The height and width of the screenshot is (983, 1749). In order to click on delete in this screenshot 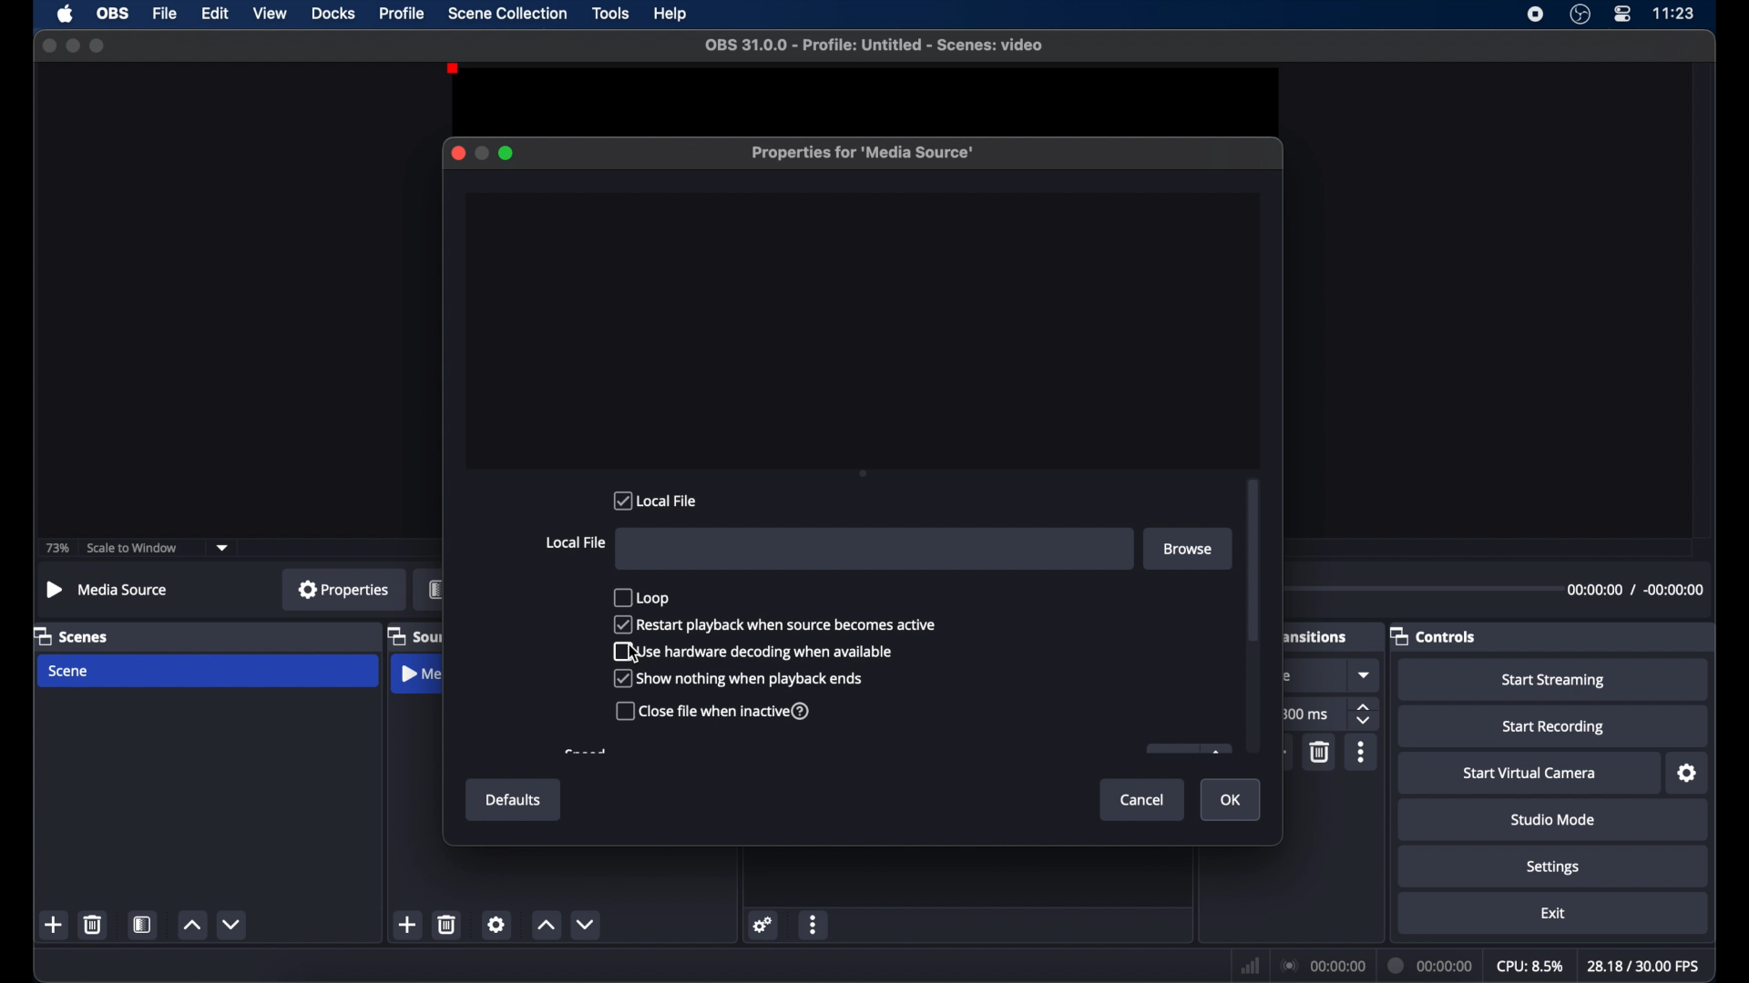, I will do `click(447, 924)`.